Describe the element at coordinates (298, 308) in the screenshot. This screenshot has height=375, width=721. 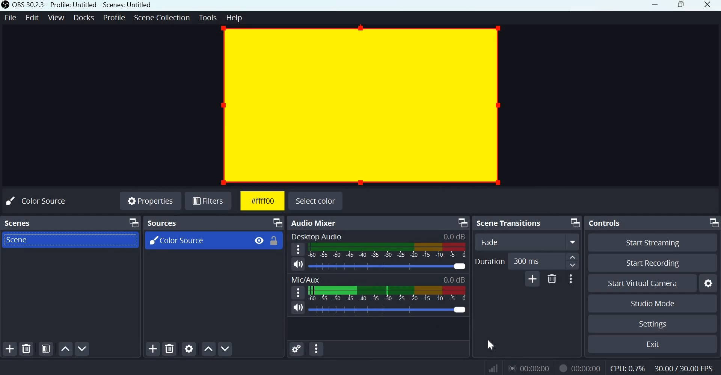
I see `Speaker icon` at that location.